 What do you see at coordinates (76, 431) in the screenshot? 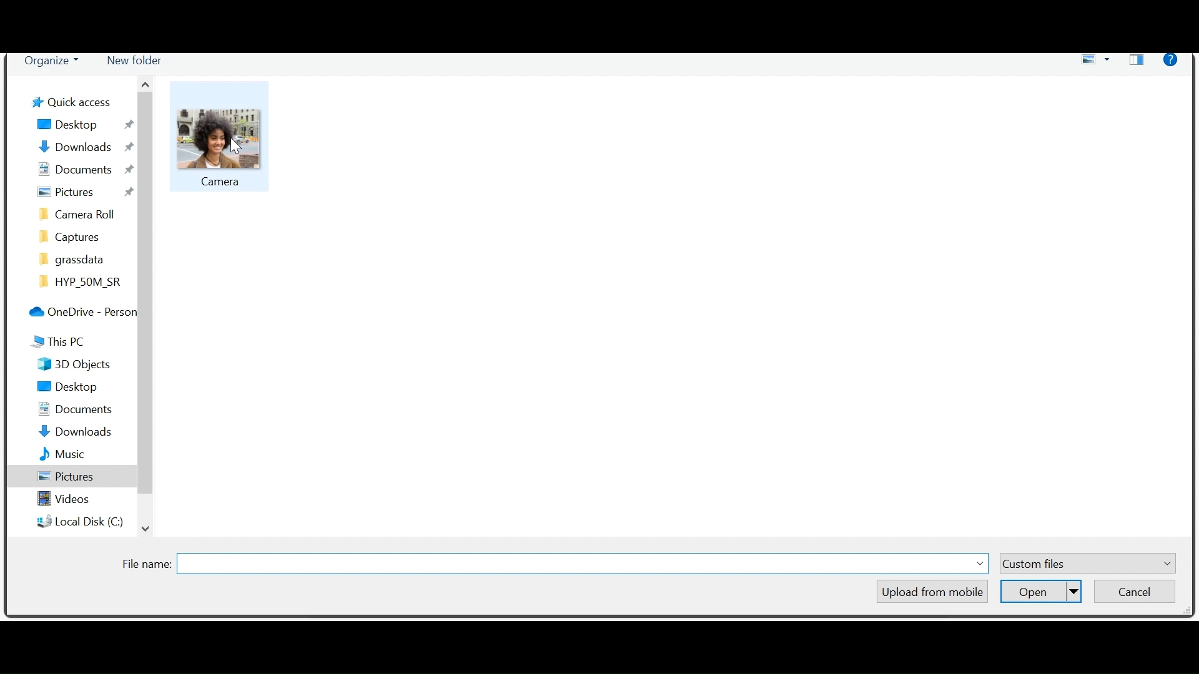
I see `Downloads` at bounding box center [76, 431].